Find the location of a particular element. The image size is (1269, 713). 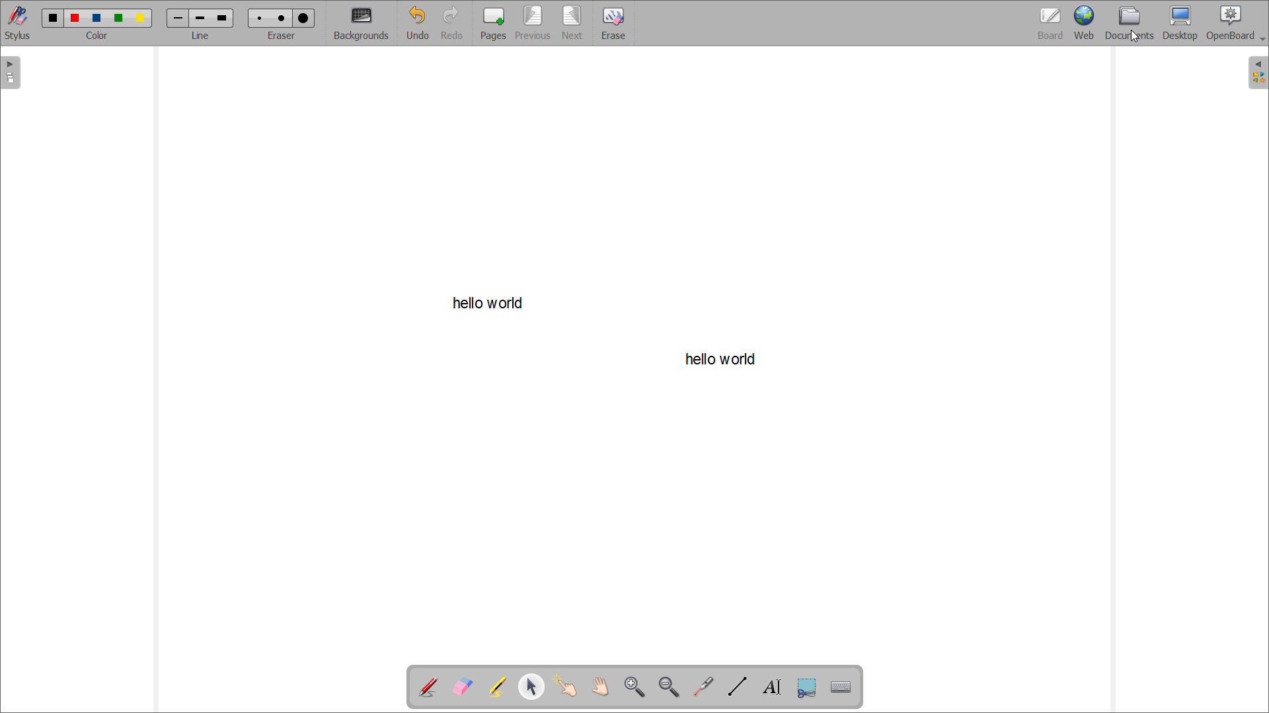

board is located at coordinates (1049, 23).